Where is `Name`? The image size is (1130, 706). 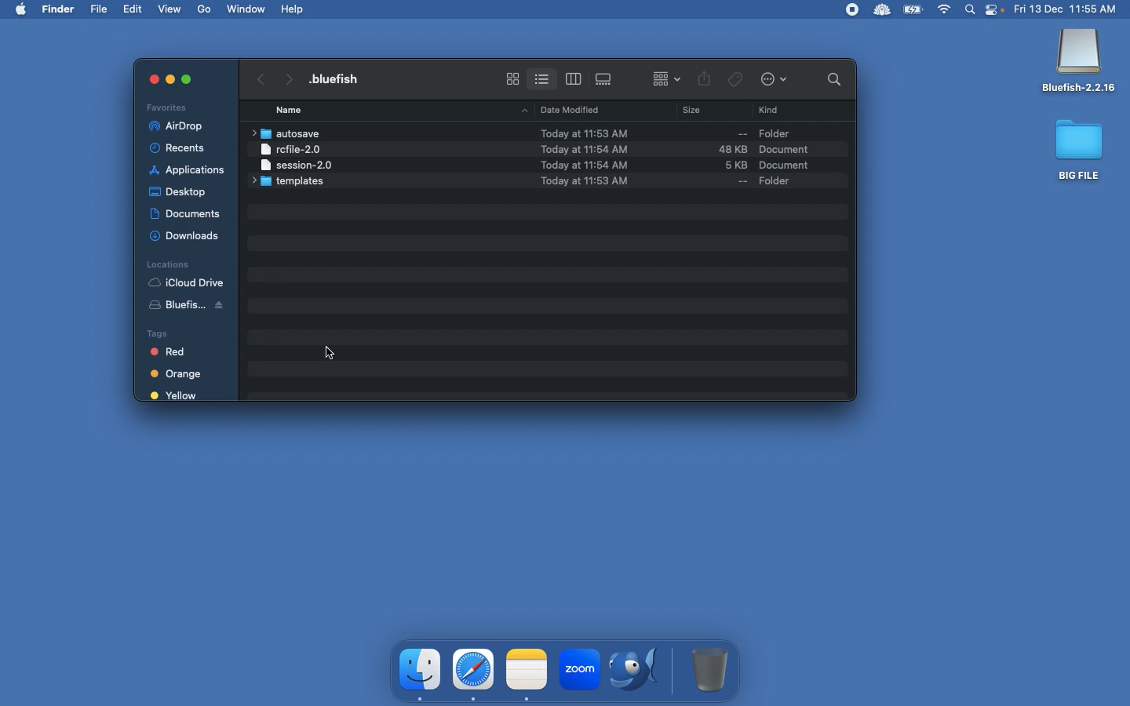 Name is located at coordinates (290, 110).